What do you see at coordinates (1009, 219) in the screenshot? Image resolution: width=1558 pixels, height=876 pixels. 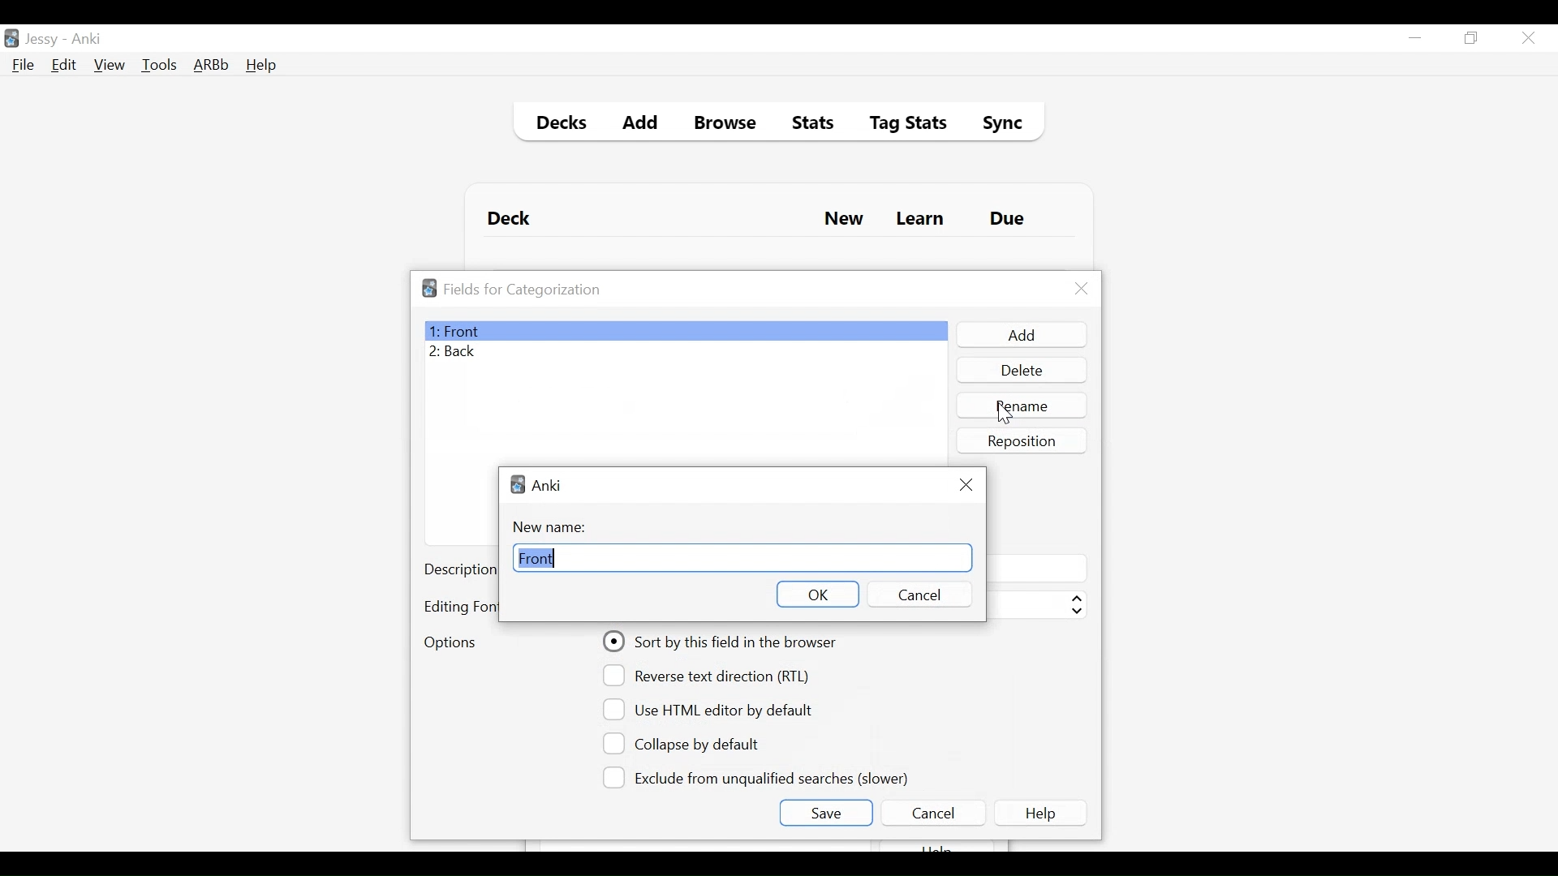 I see `Due` at bounding box center [1009, 219].